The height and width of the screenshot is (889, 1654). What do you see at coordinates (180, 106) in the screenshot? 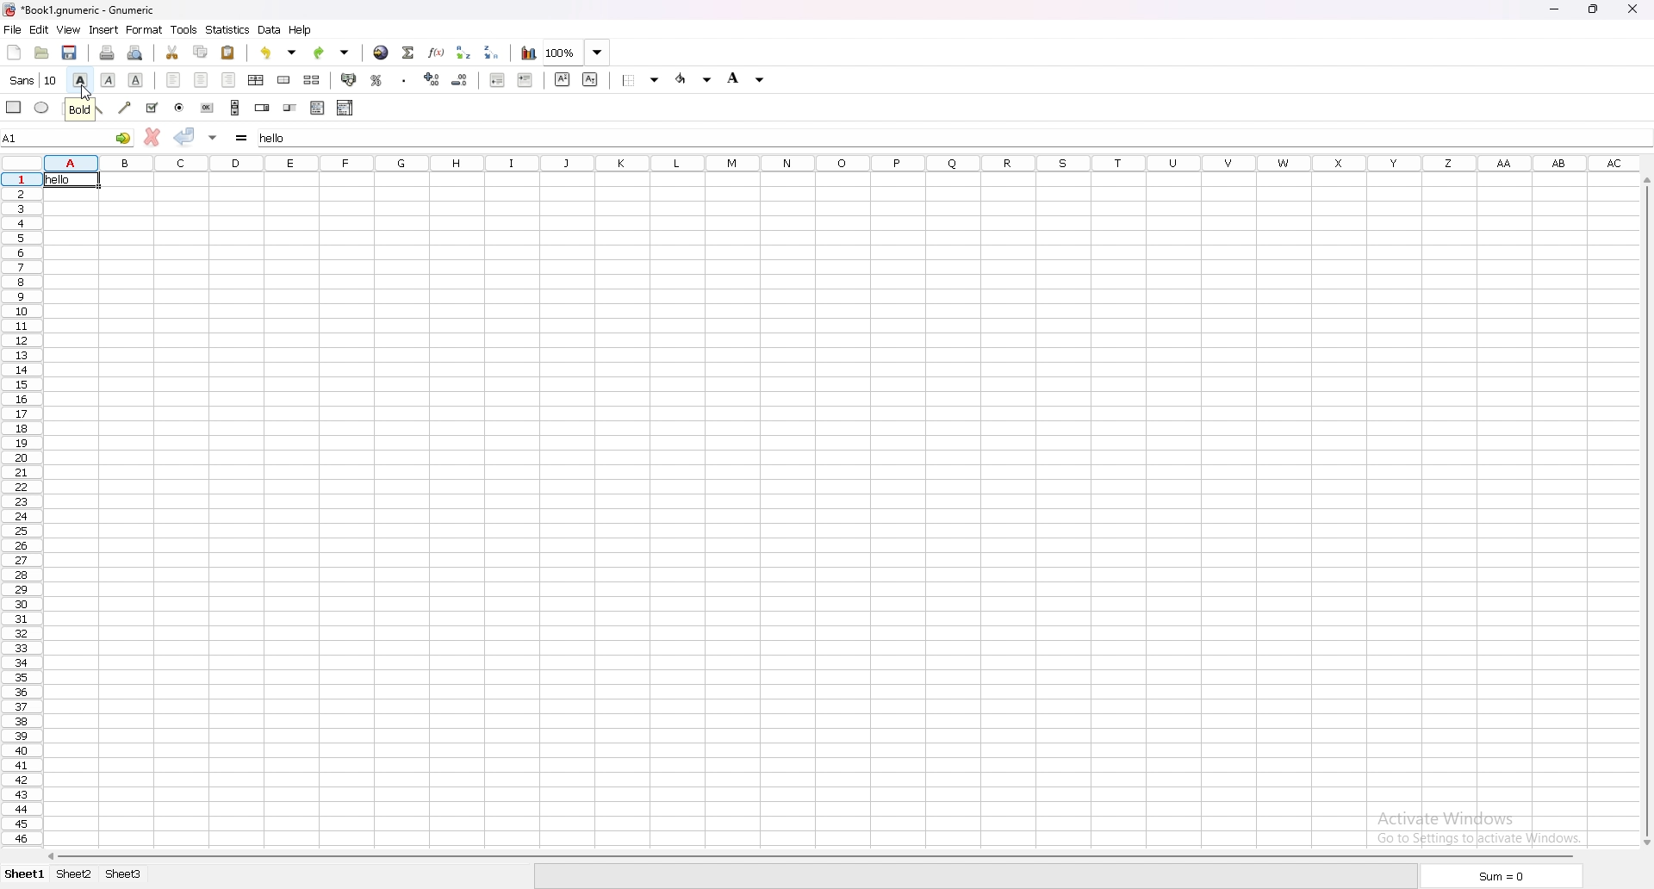
I see `radio button` at bounding box center [180, 106].